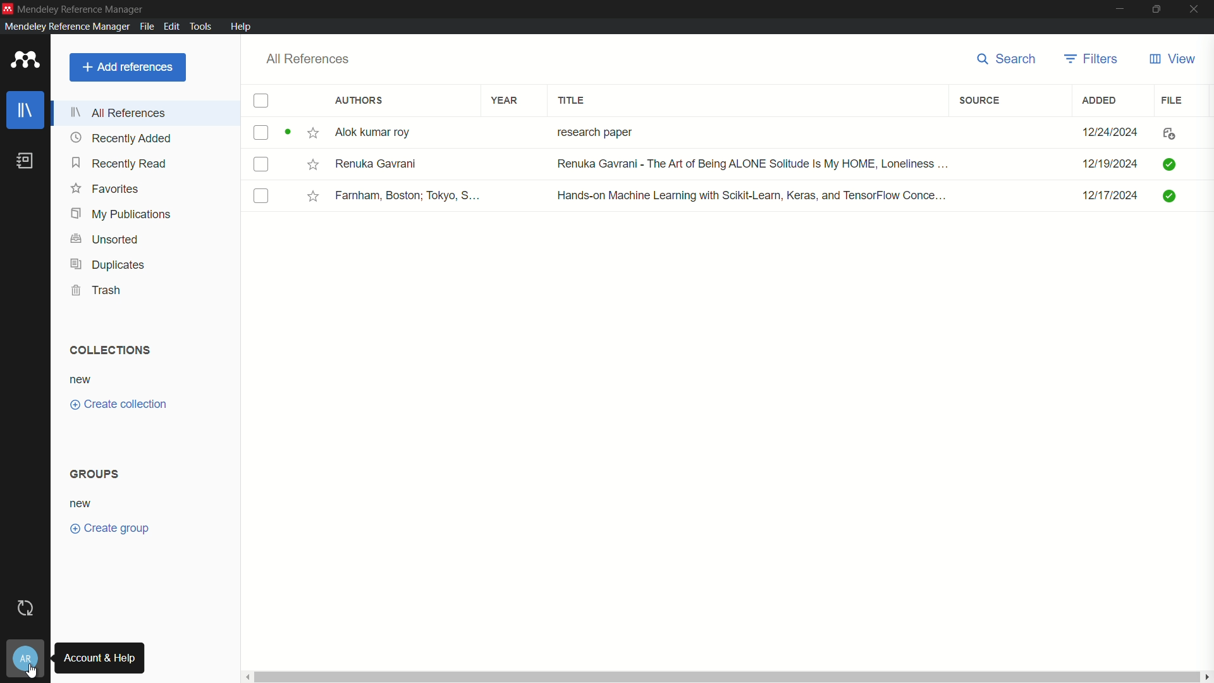 This screenshot has width=1214, height=683. What do you see at coordinates (979, 101) in the screenshot?
I see `source` at bounding box center [979, 101].